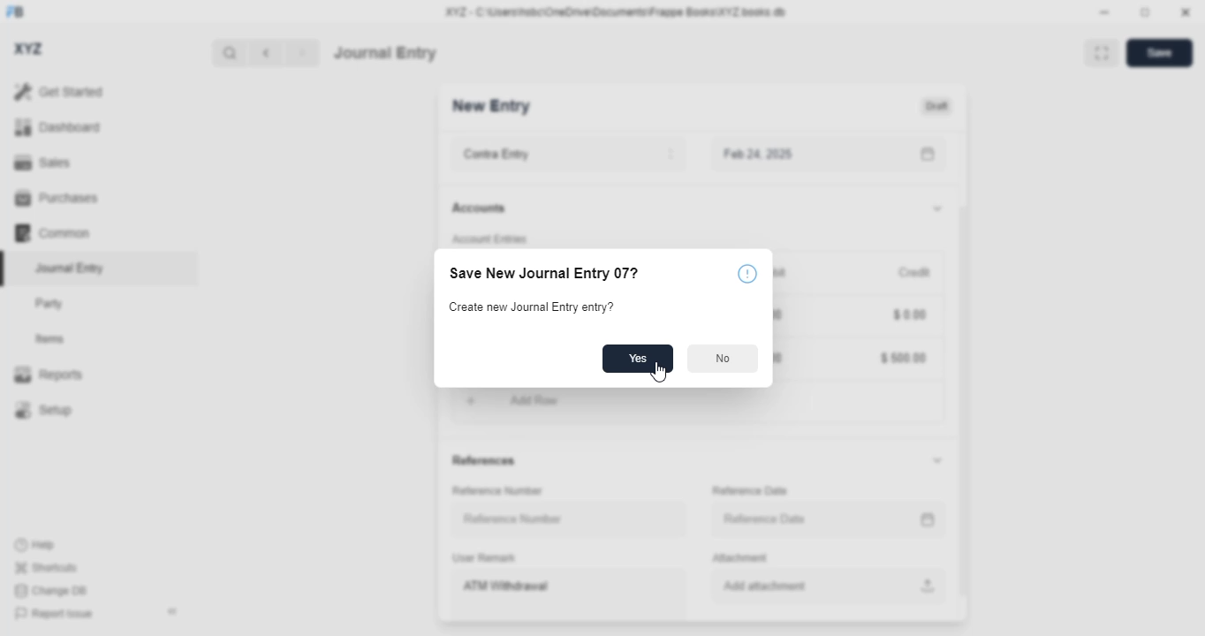 This screenshot has width=1205, height=636. Describe the element at coordinates (790, 155) in the screenshot. I see `feb 24, 2025` at that location.